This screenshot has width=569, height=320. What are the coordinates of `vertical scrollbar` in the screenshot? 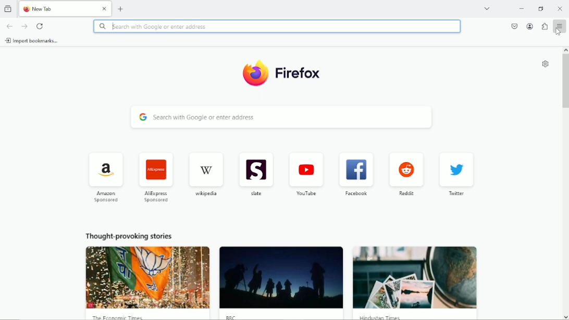 It's located at (564, 82).